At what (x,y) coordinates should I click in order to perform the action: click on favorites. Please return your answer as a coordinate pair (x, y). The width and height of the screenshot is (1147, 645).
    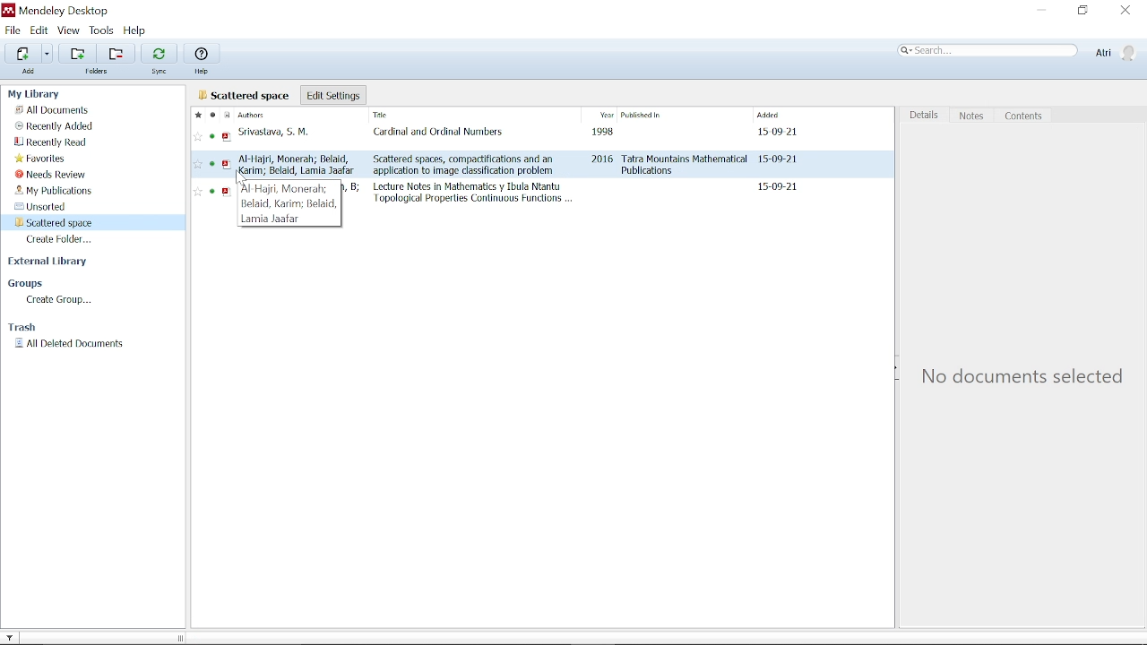
    Looking at the image, I should click on (41, 159).